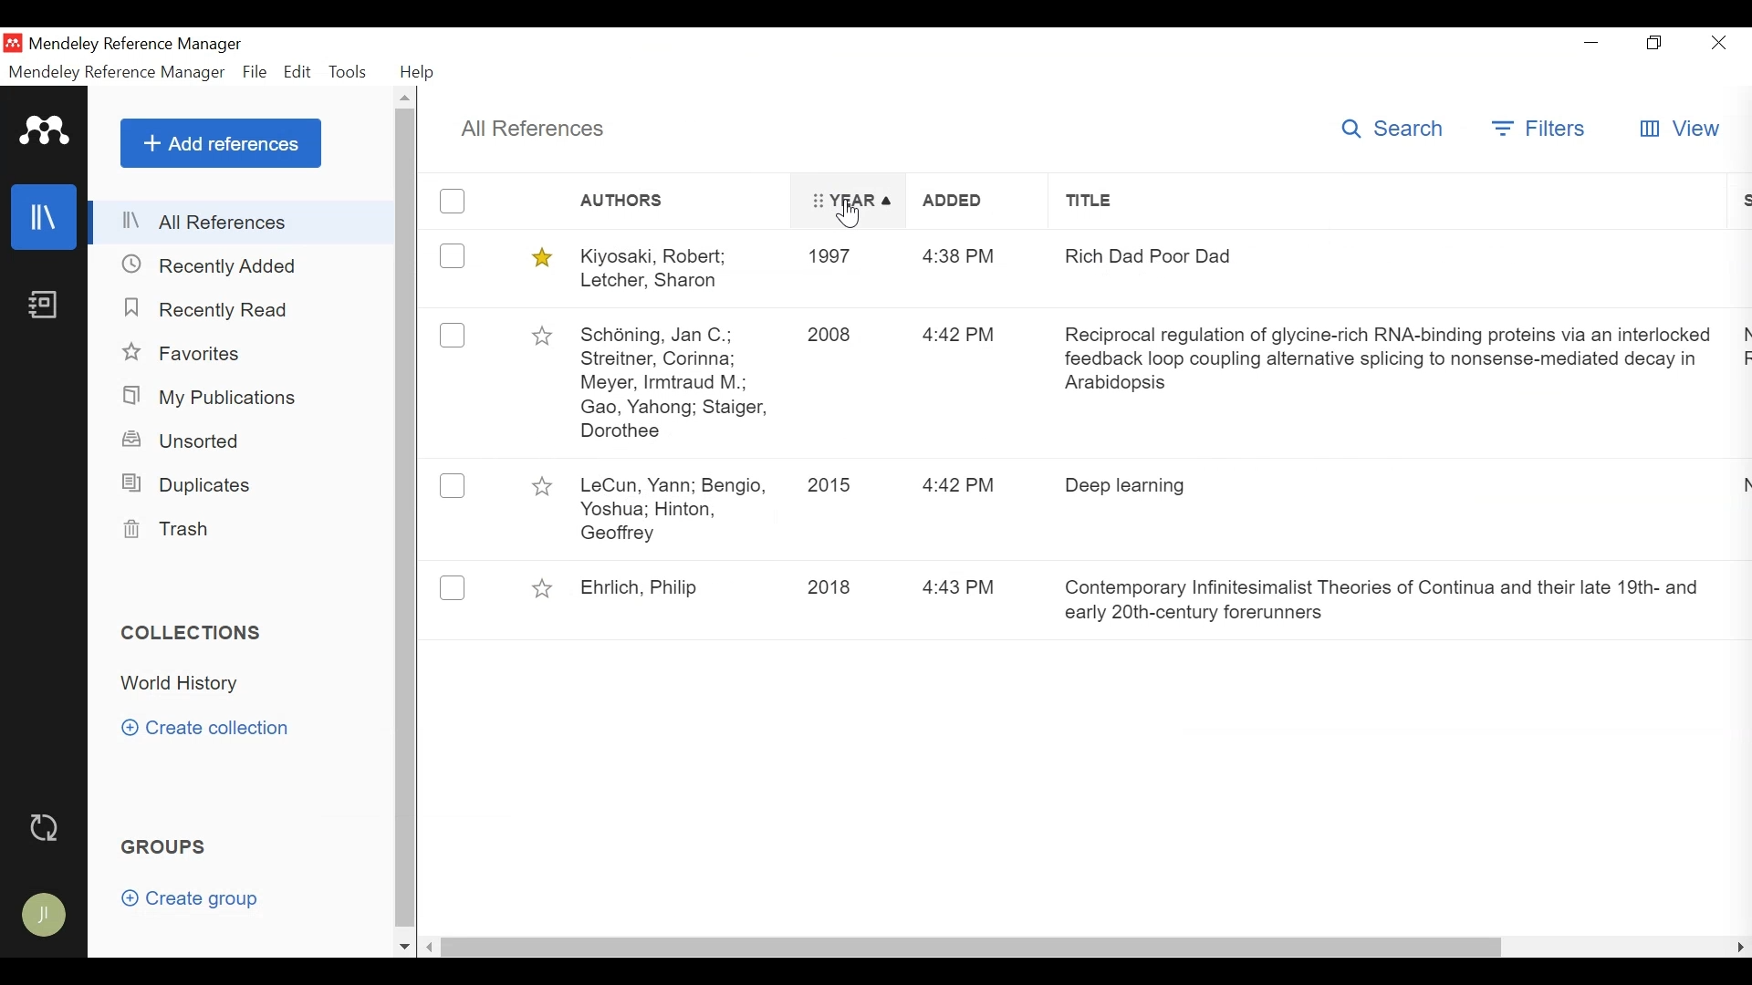 The height and width of the screenshot is (985, 1752). What do you see at coordinates (1162, 254) in the screenshot?
I see `Rich Dad Poor Dad` at bounding box center [1162, 254].